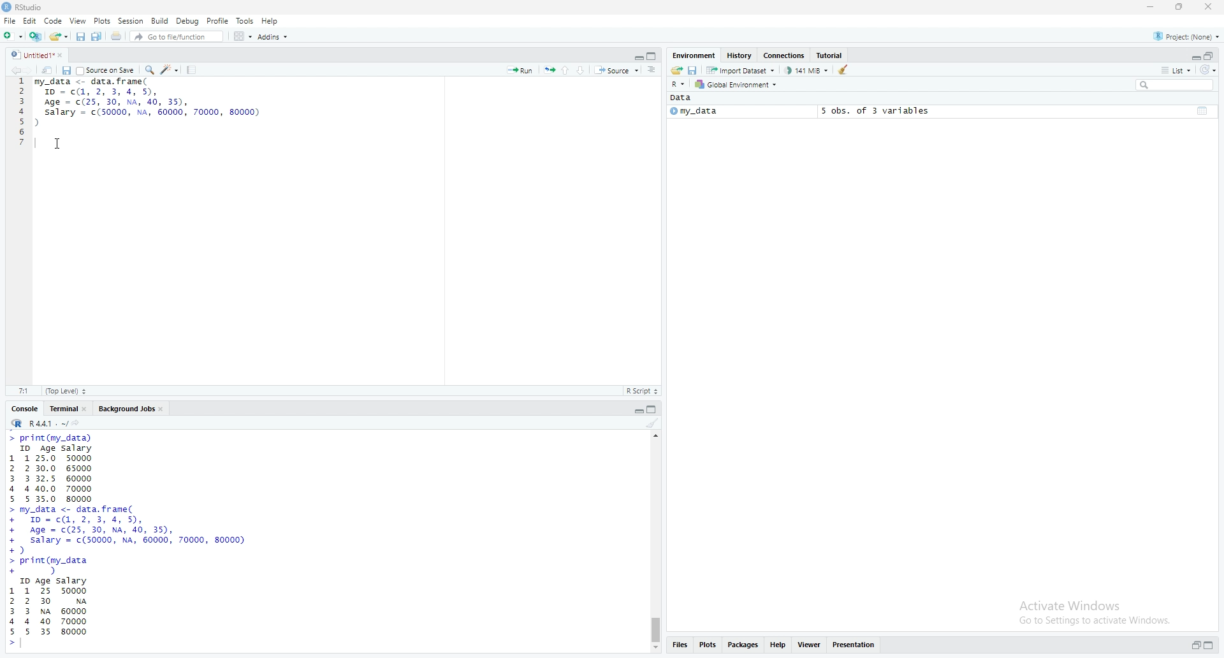 Image resolution: width=1224 pixels, height=658 pixels. I want to click on collapse, so click(1211, 56).